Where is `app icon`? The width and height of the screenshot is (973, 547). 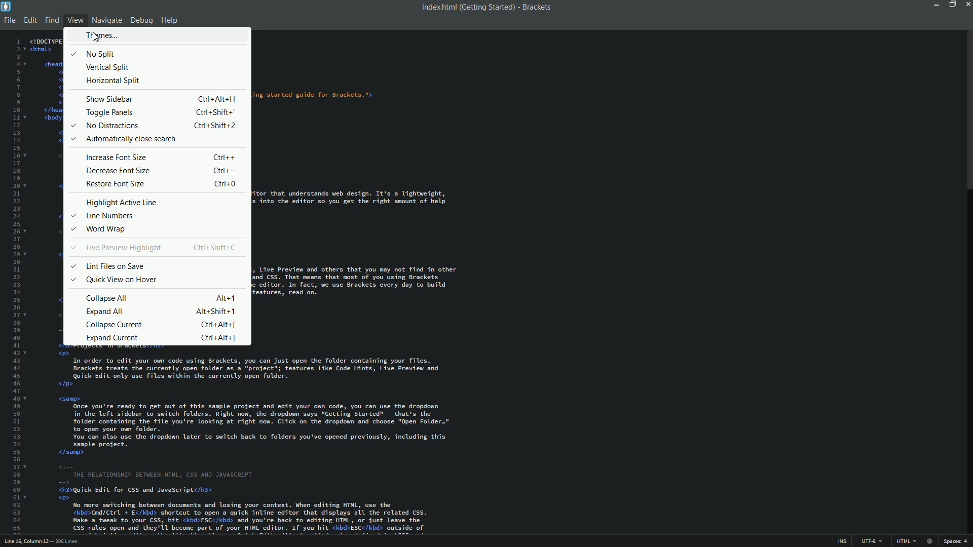
app icon is located at coordinates (6, 6).